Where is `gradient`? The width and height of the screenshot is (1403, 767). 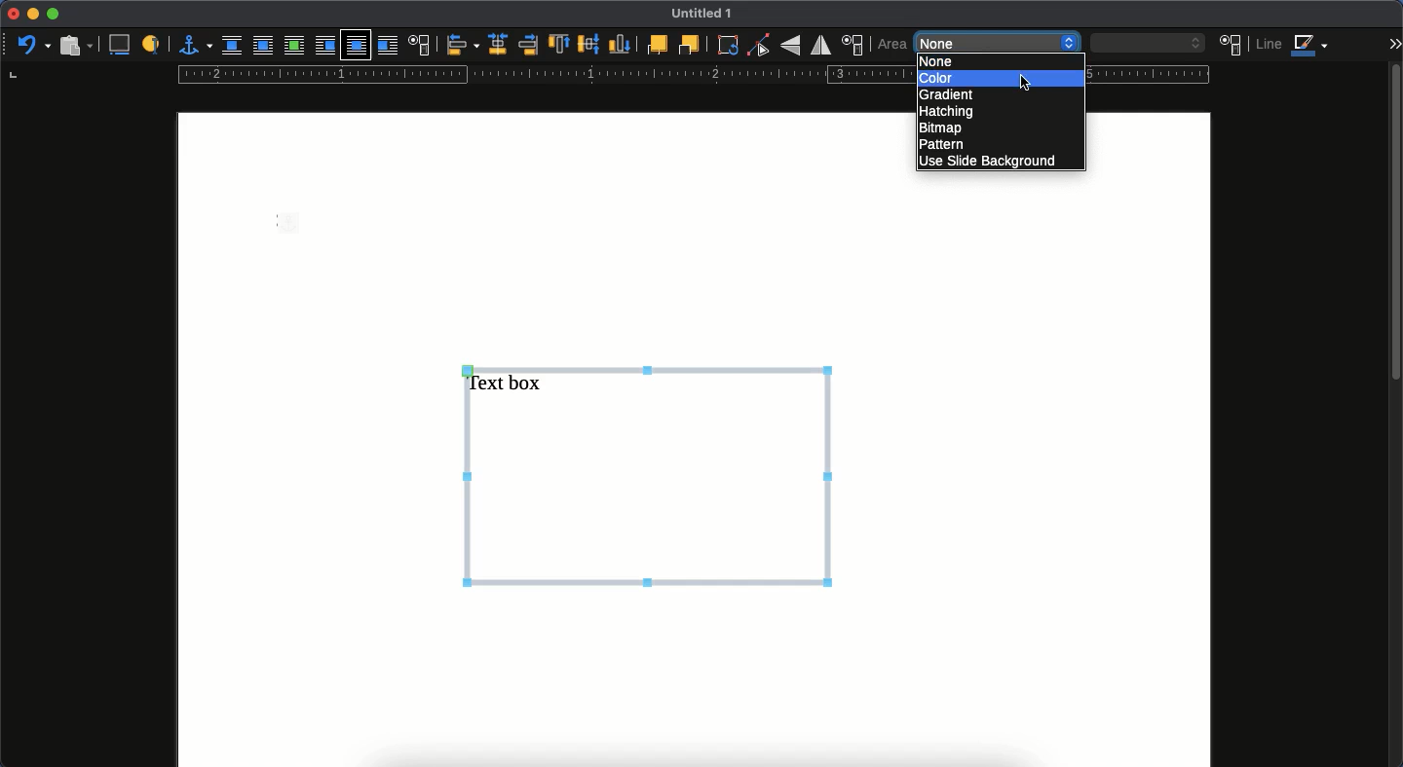 gradient is located at coordinates (948, 94).